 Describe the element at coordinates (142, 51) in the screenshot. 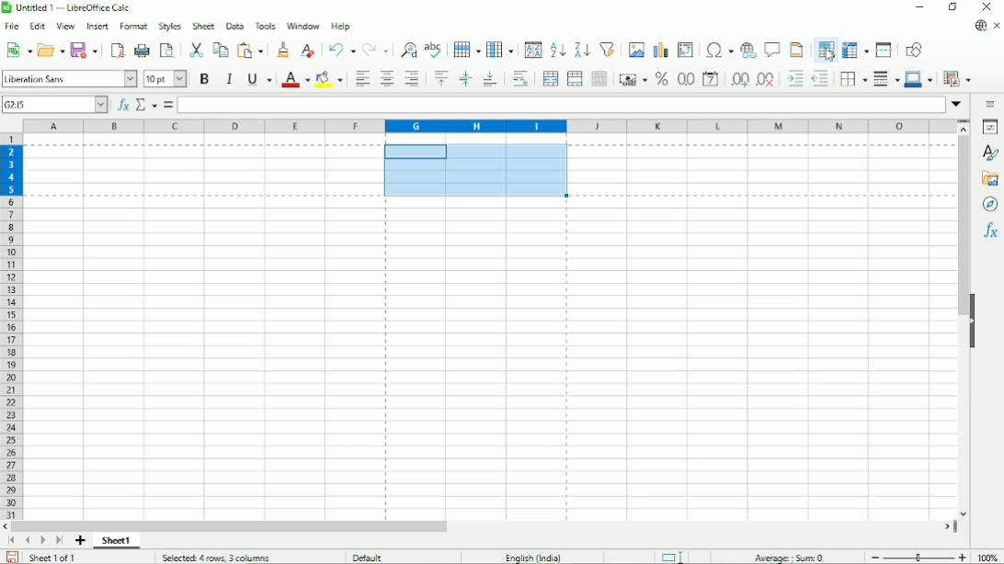

I see `Print` at that location.